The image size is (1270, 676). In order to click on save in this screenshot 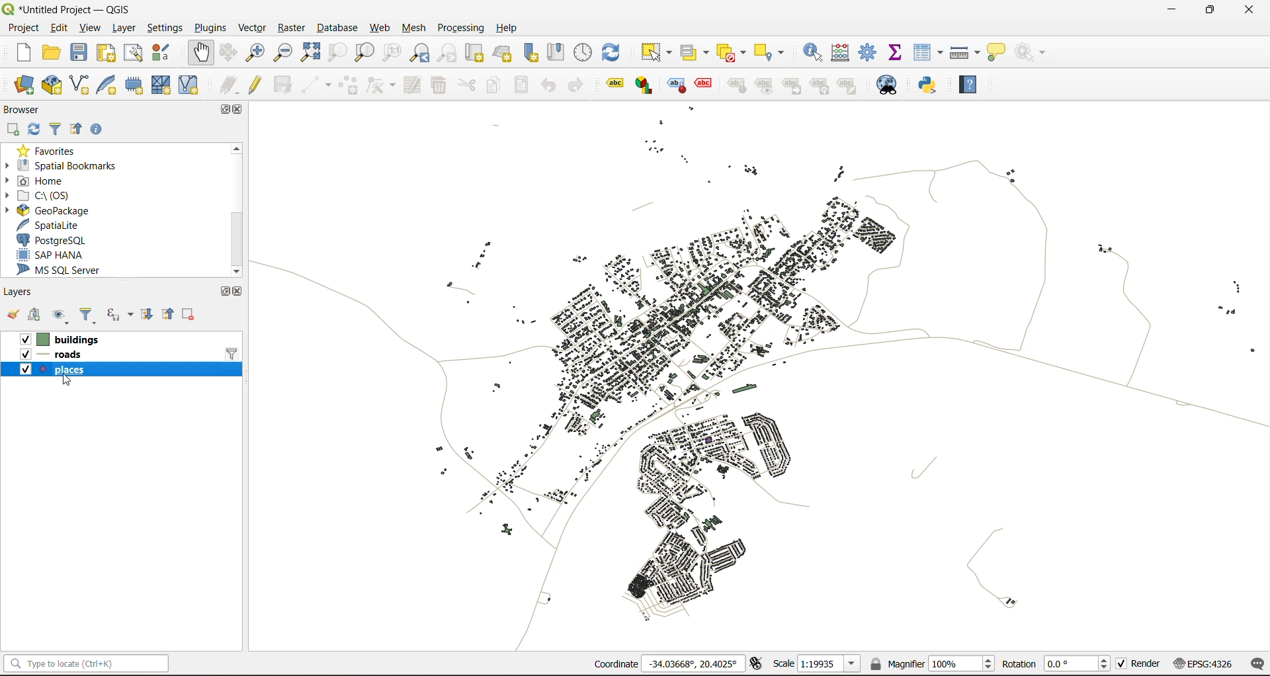, I will do `click(79, 51)`.